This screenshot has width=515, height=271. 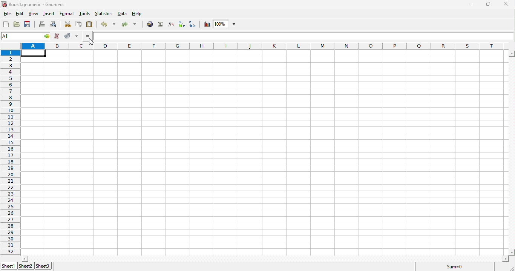 I want to click on print preview, so click(x=54, y=25).